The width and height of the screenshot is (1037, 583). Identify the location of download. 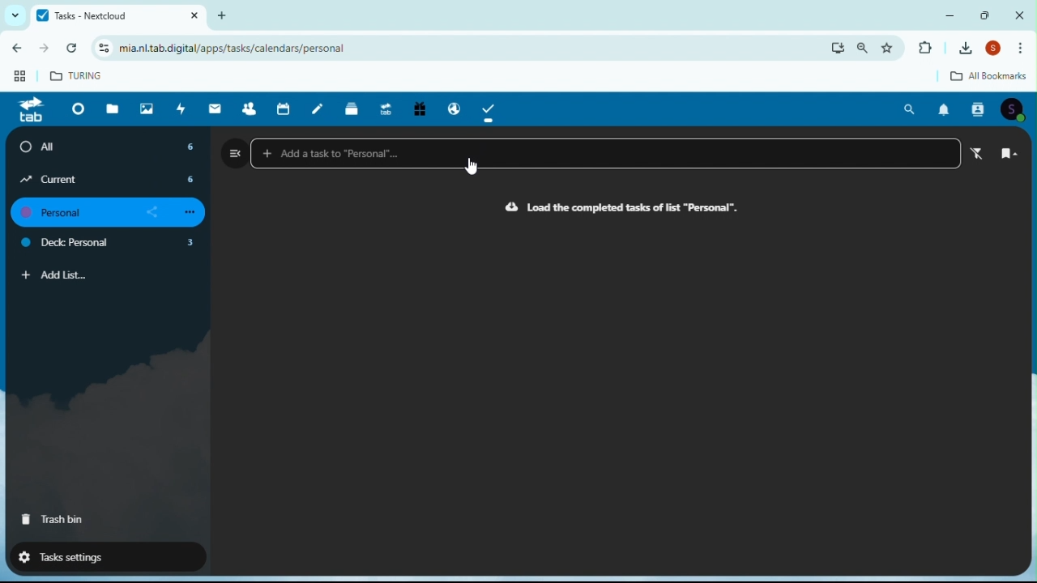
(838, 48).